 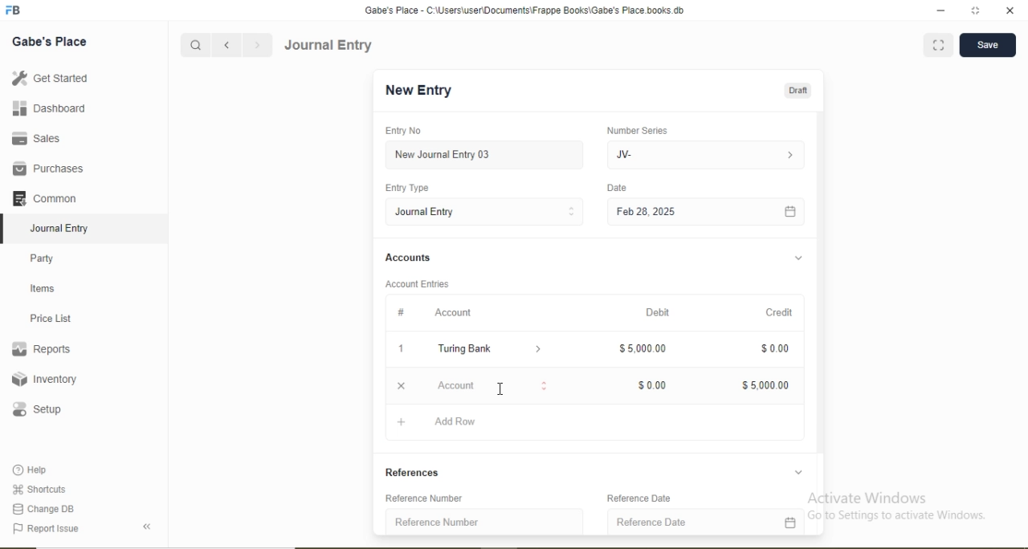 What do you see at coordinates (416, 284) in the screenshot?
I see `Account Entries` at bounding box center [416, 284].